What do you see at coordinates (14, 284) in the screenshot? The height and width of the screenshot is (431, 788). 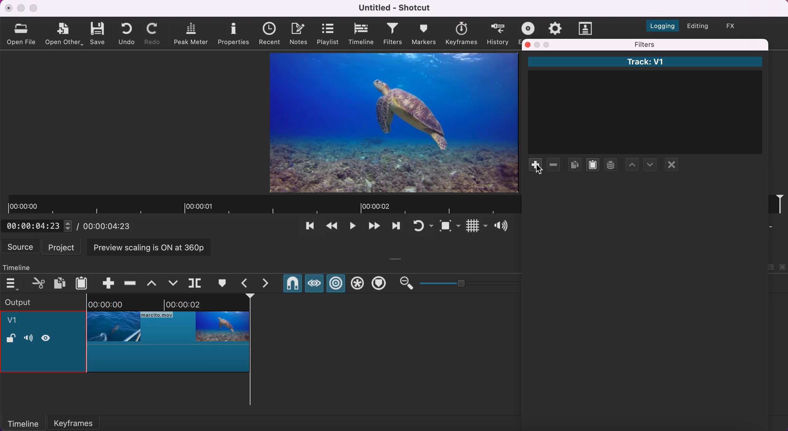 I see `timeline menu` at bounding box center [14, 284].